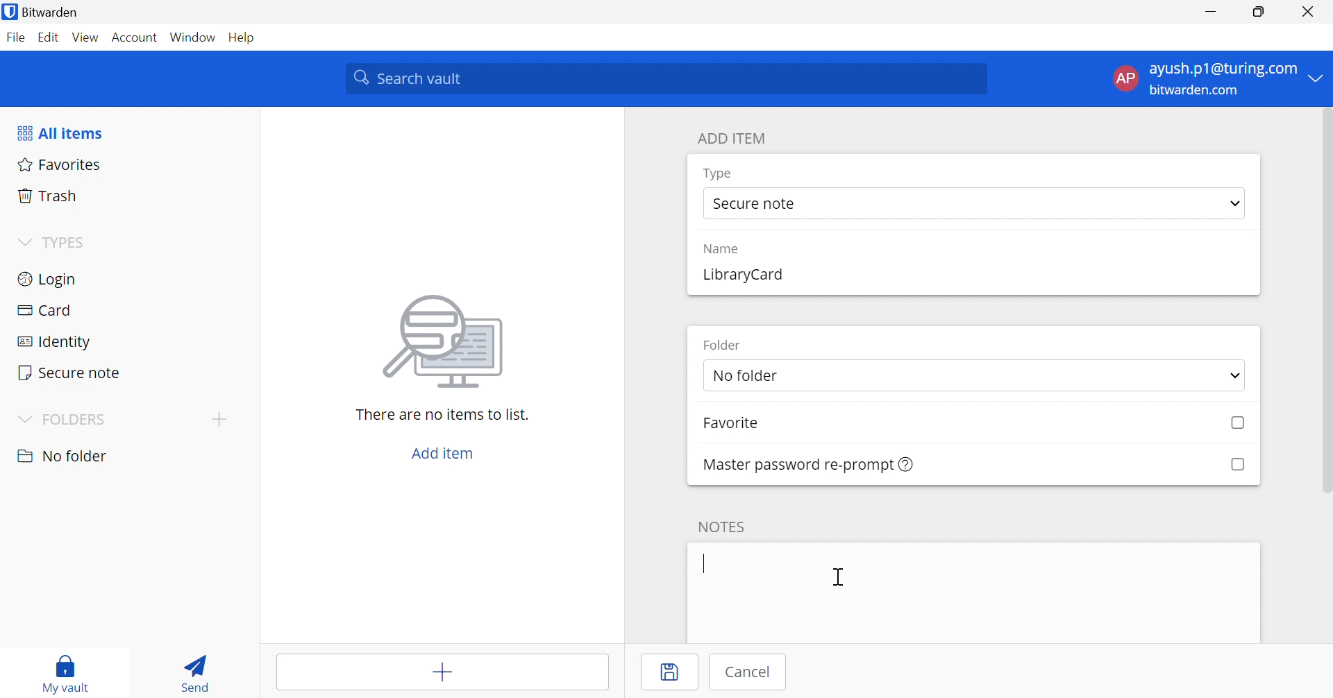 This screenshot has height=698, width=1333. I want to click on All items, so click(59, 131).